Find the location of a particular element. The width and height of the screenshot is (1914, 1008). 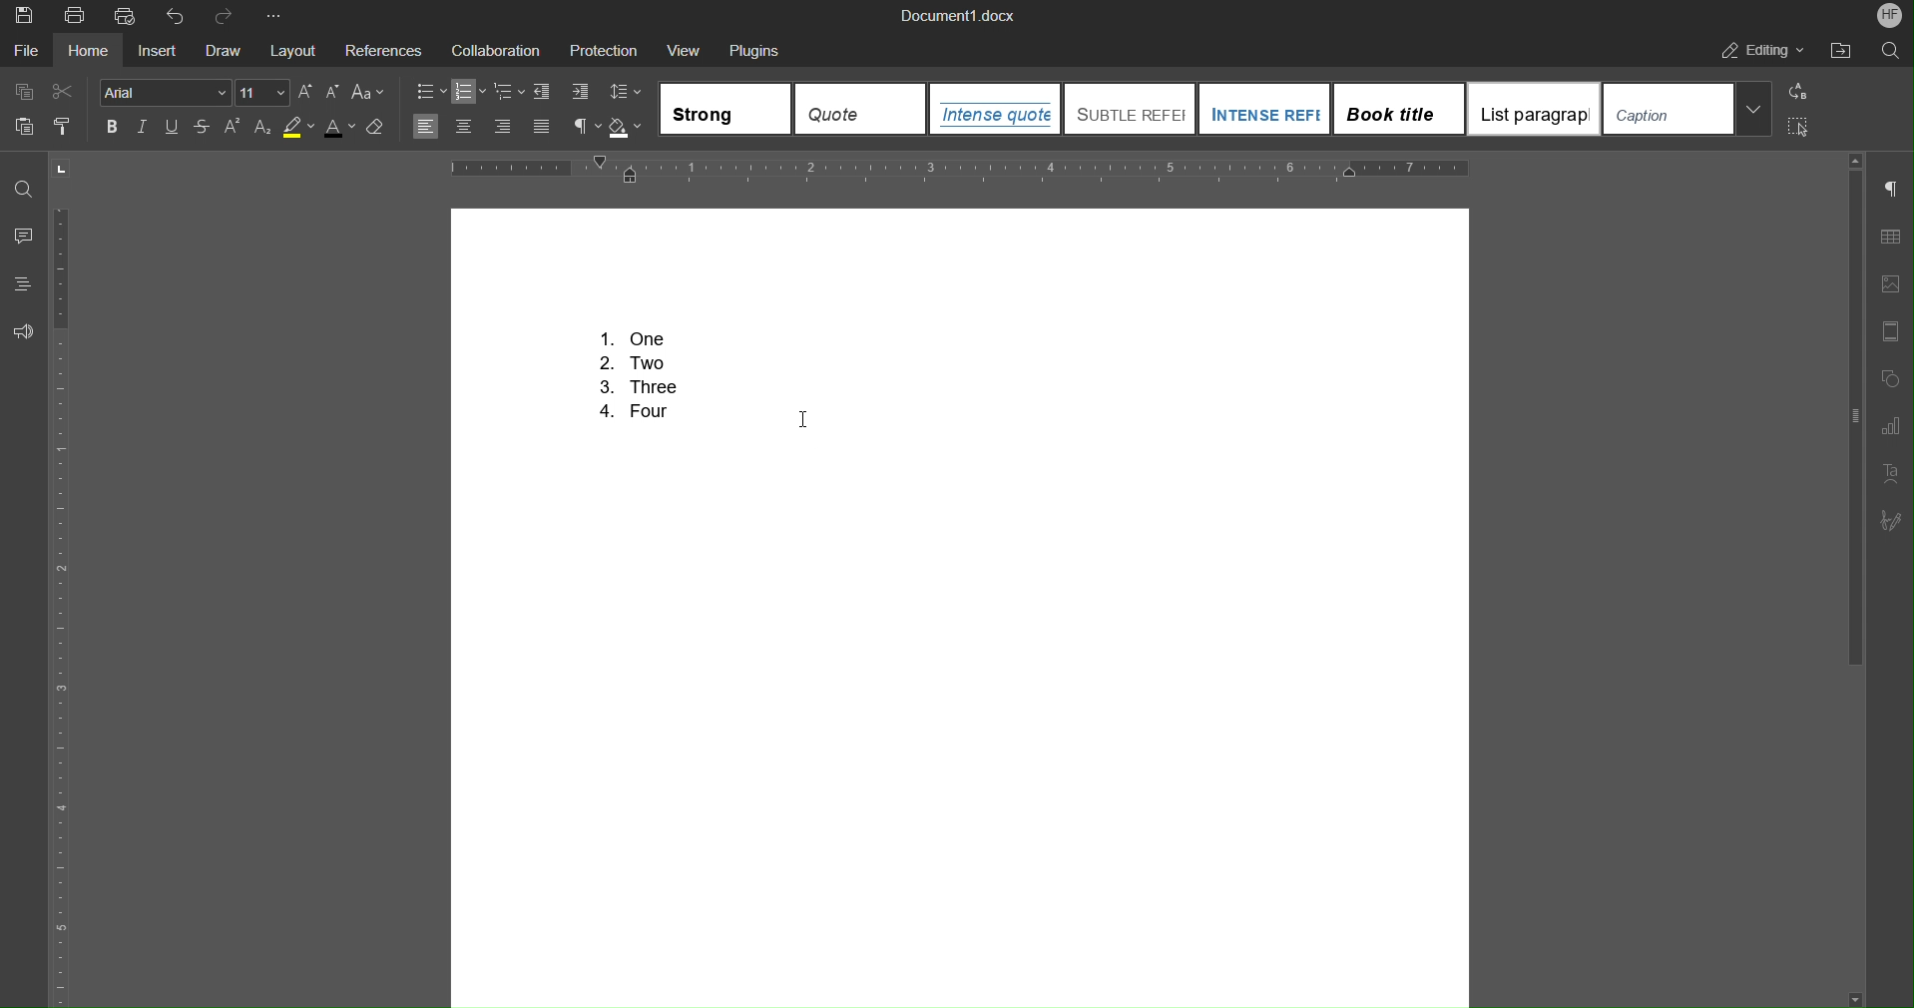

Strikethrough is located at coordinates (205, 128).